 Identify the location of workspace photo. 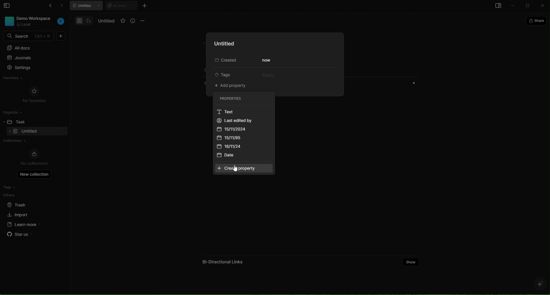
(9, 21).